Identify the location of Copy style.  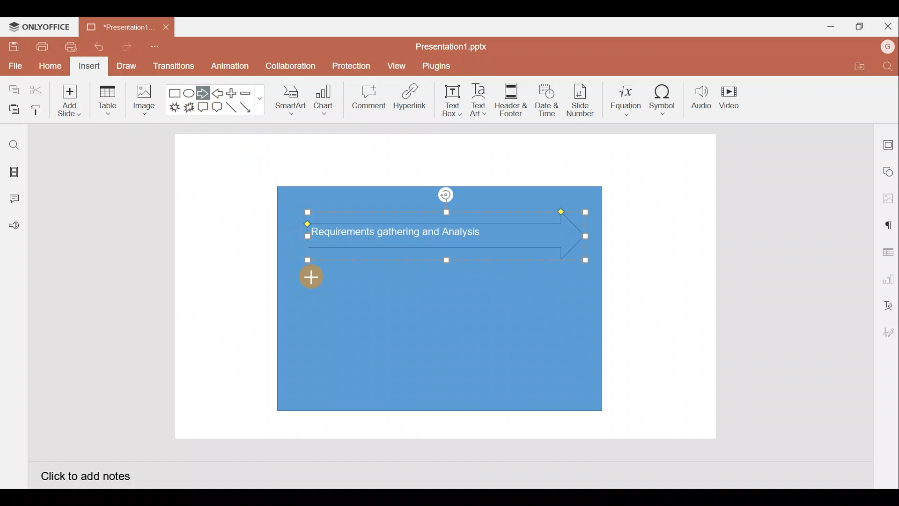
(37, 111).